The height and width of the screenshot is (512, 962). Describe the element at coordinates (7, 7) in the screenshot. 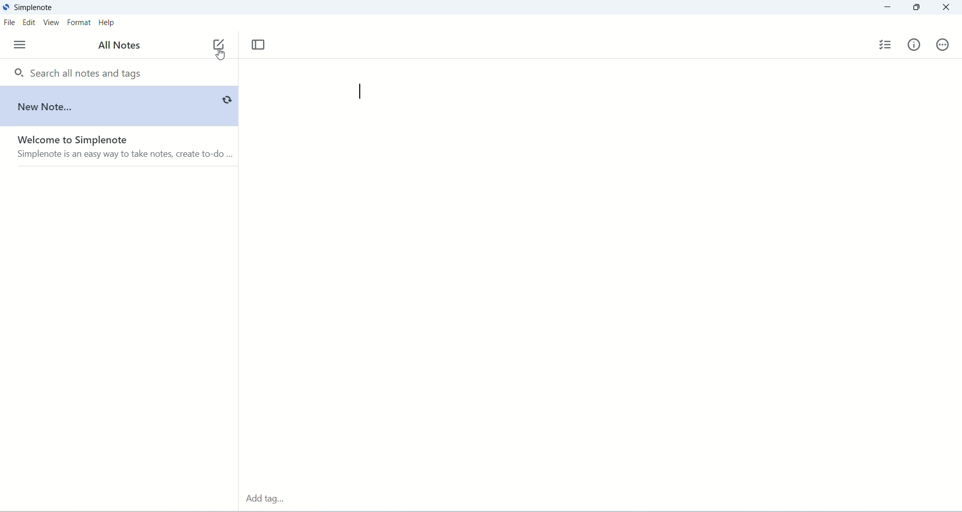

I see `logo` at that location.